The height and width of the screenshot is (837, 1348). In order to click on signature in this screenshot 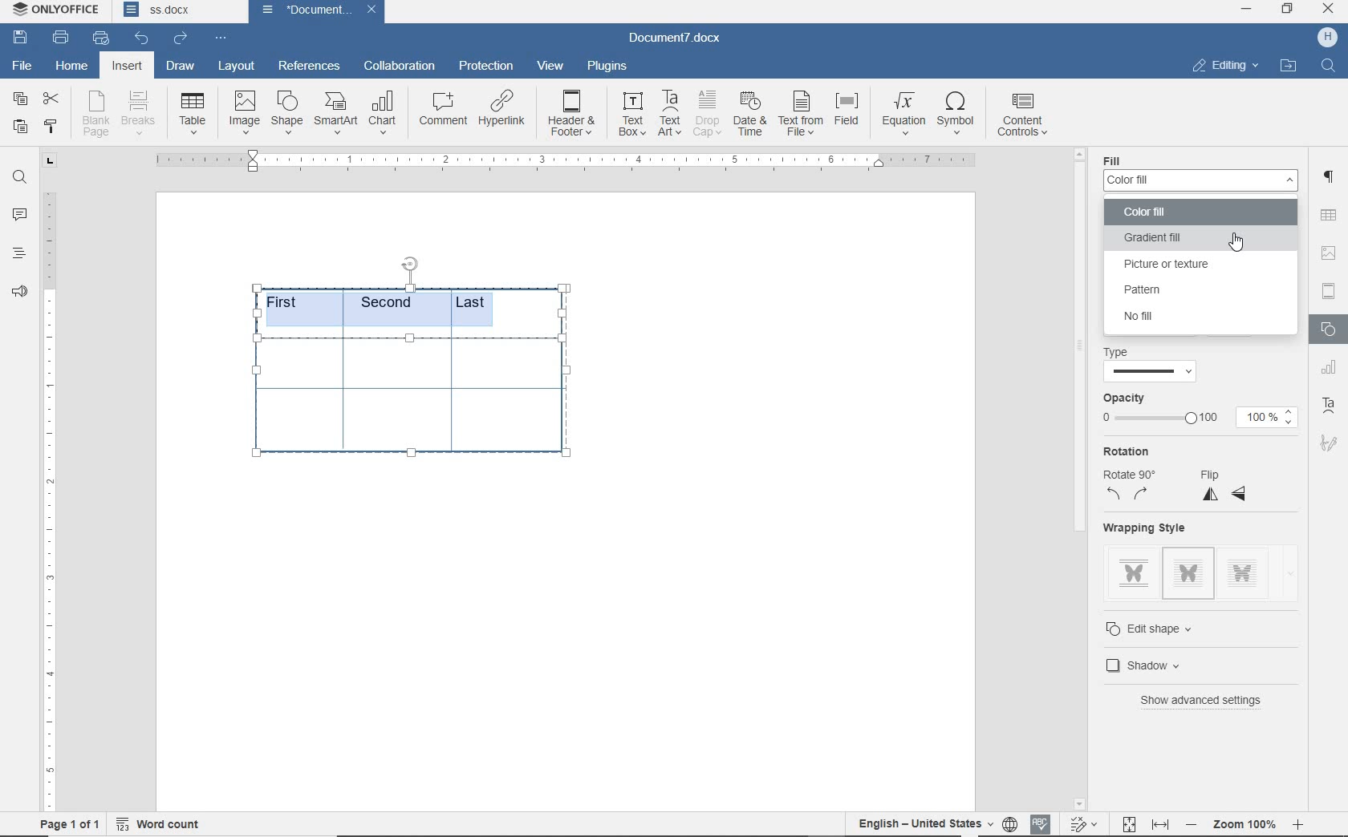, I will do `click(1330, 446)`.